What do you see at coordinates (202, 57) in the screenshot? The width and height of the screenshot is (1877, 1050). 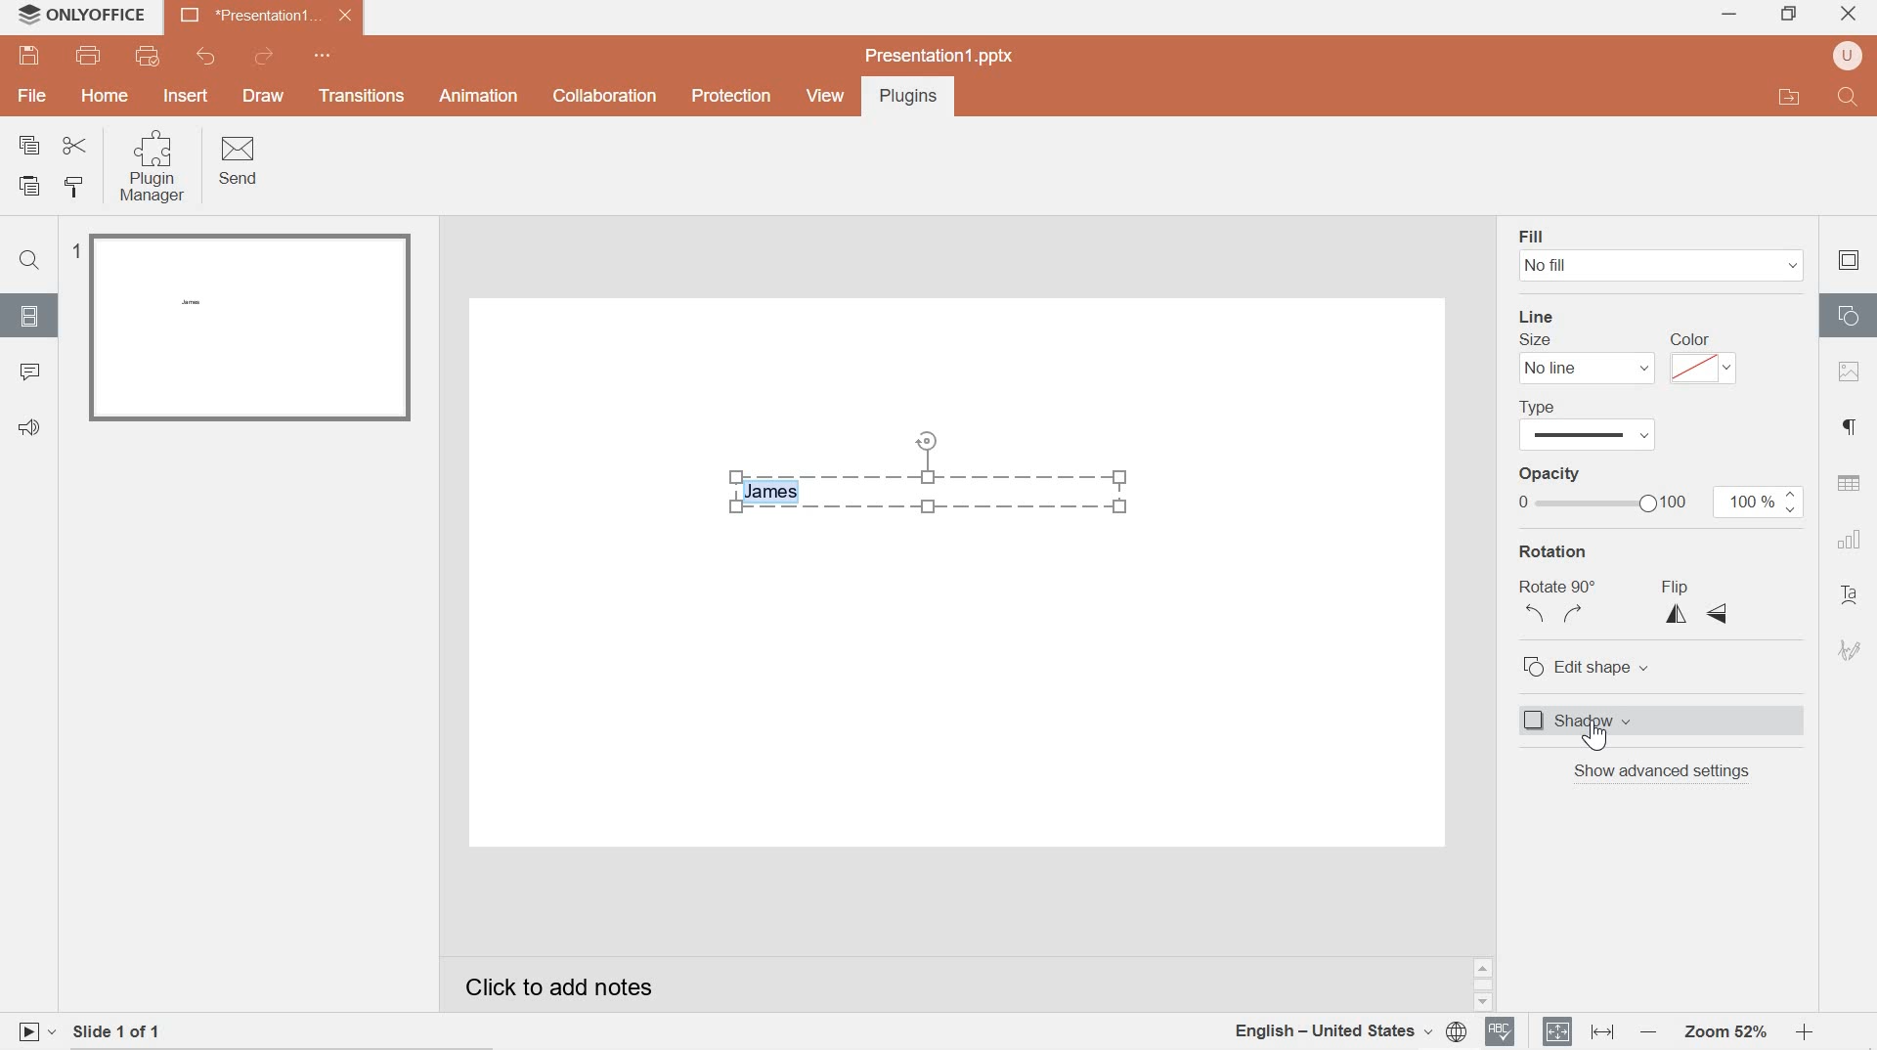 I see `undo` at bounding box center [202, 57].